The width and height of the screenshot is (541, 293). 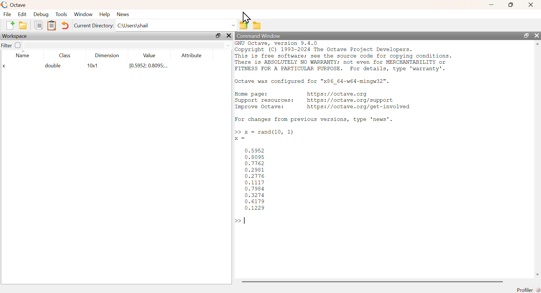 What do you see at coordinates (23, 15) in the screenshot?
I see `edit` at bounding box center [23, 15].